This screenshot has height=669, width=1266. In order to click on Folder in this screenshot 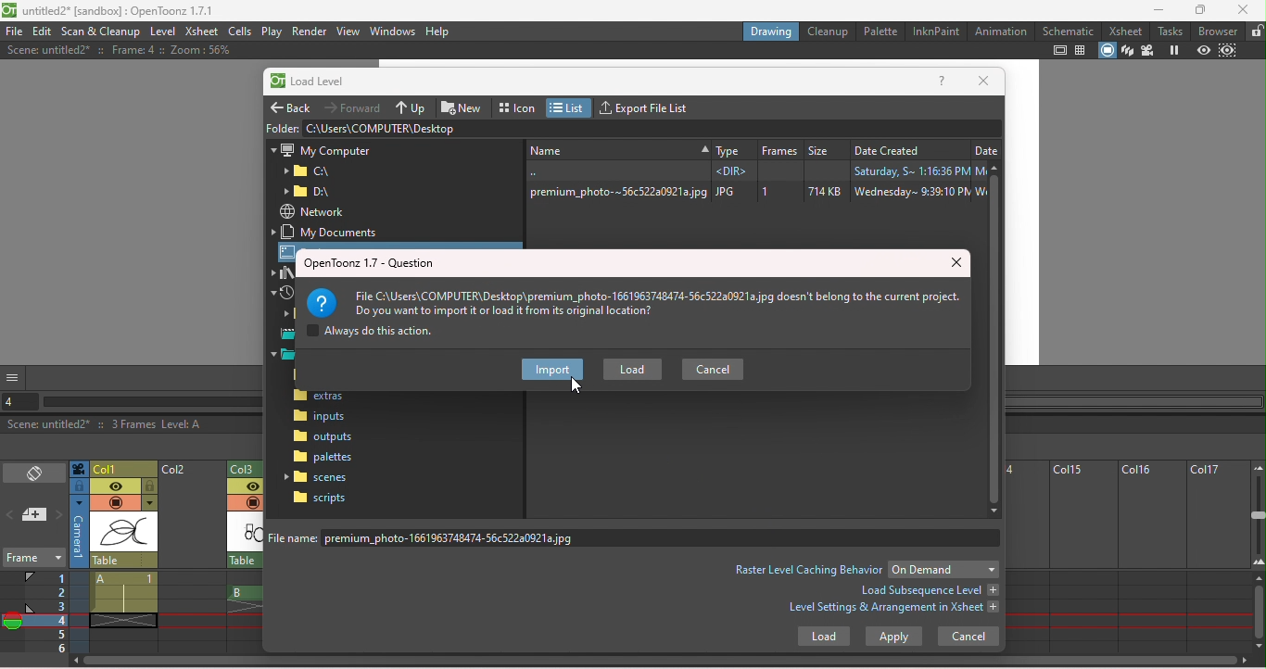, I will do `click(282, 127)`.